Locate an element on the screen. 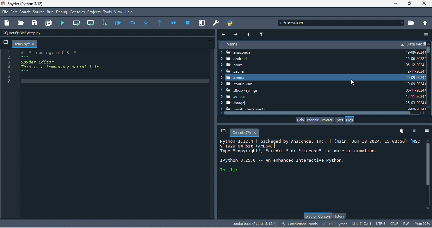  search is located at coordinates (25, 12).